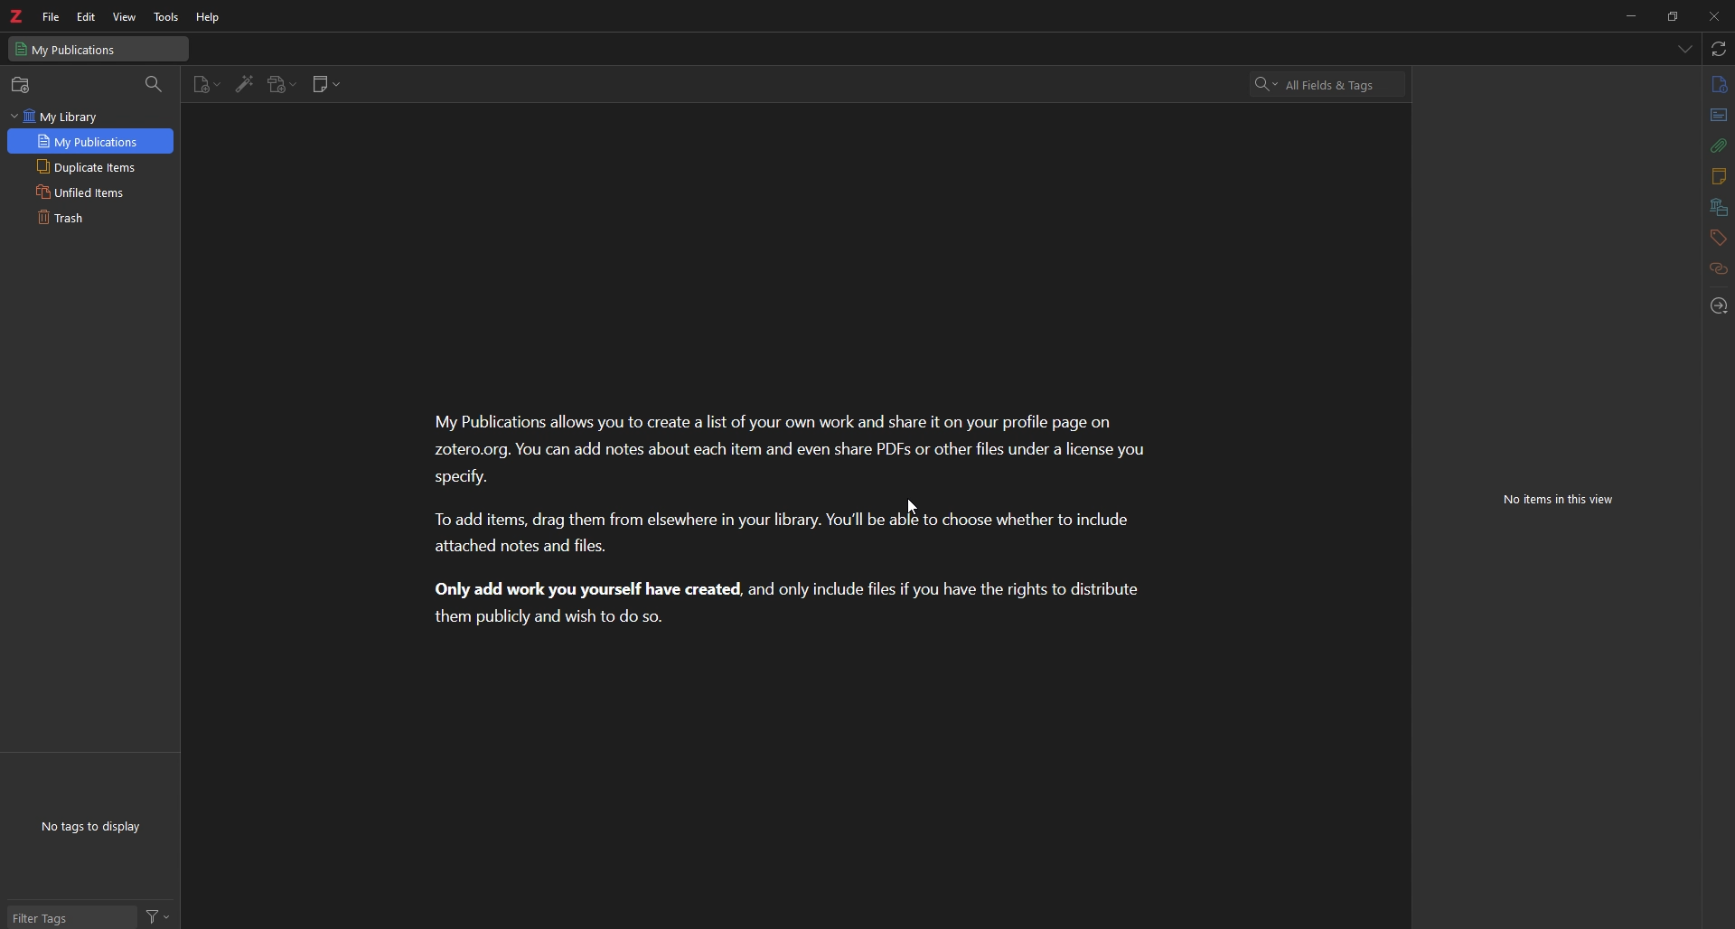 This screenshot has height=929, width=1735. What do you see at coordinates (1561, 501) in the screenshot?
I see `items in view` at bounding box center [1561, 501].